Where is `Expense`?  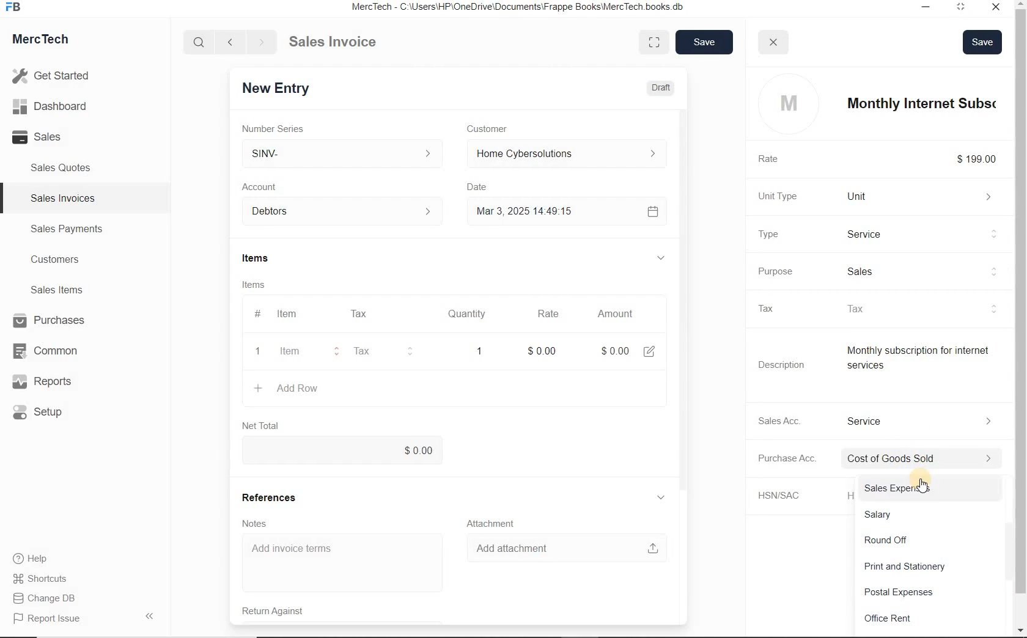 Expense is located at coordinates (930, 459).